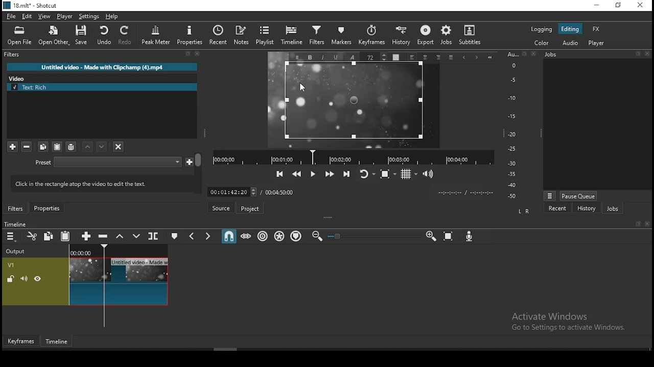 The image size is (654, 367). I want to click on view, so click(44, 17).